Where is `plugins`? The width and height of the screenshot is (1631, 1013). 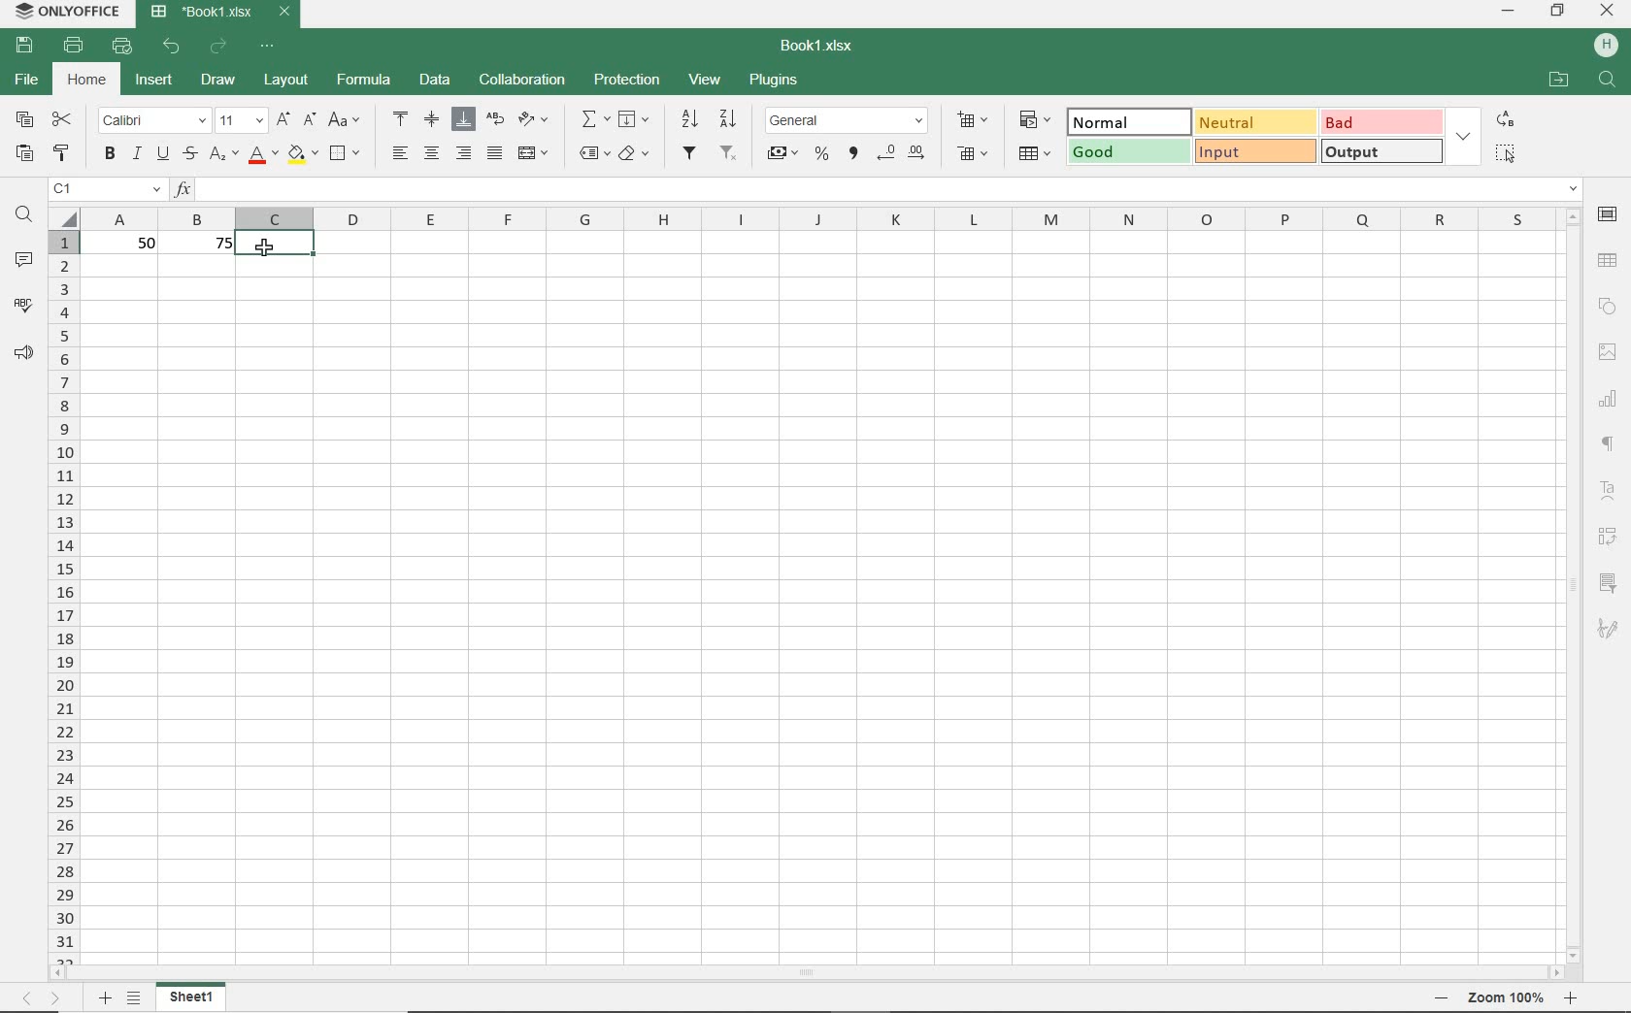
plugins is located at coordinates (771, 79).